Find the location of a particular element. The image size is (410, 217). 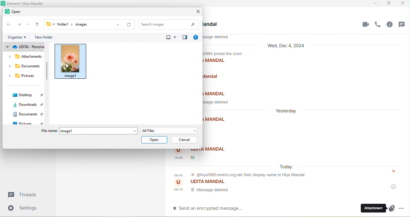

filename is located at coordinates (48, 131).